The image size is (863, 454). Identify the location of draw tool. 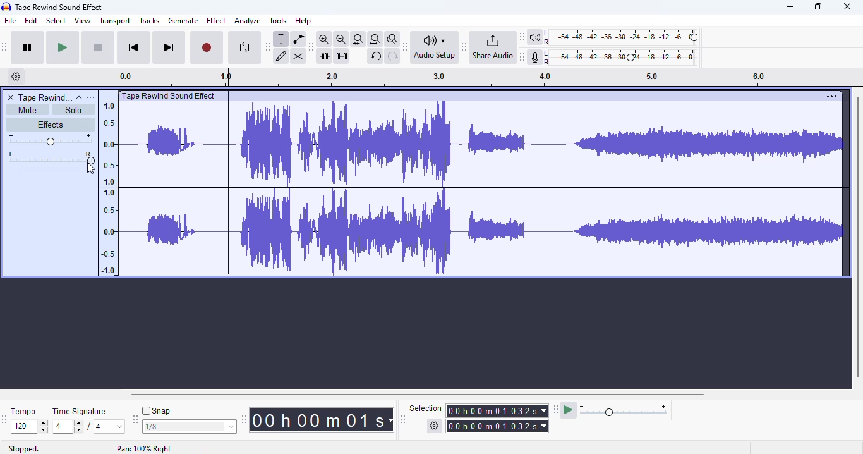
(281, 57).